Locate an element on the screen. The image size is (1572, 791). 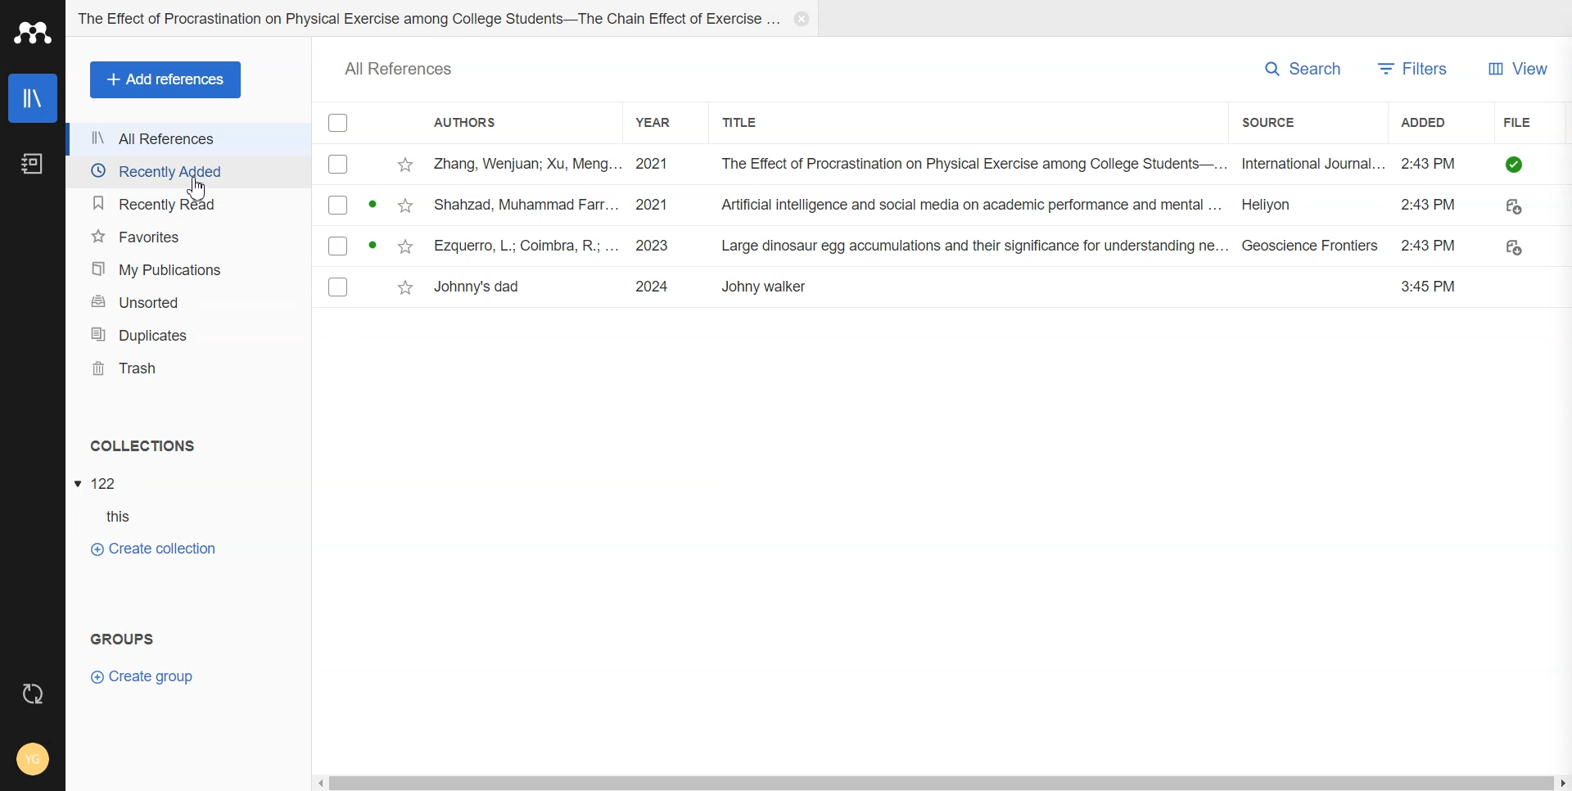
My Publications is located at coordinates (184, 269).